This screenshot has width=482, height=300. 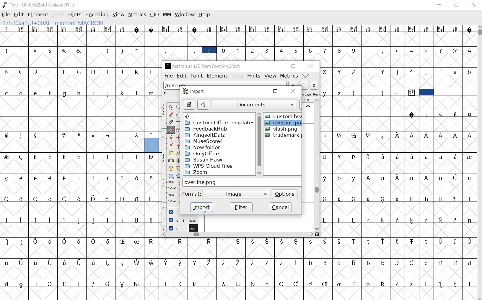 I want to click on Symbol, so click(x=369, y=262).